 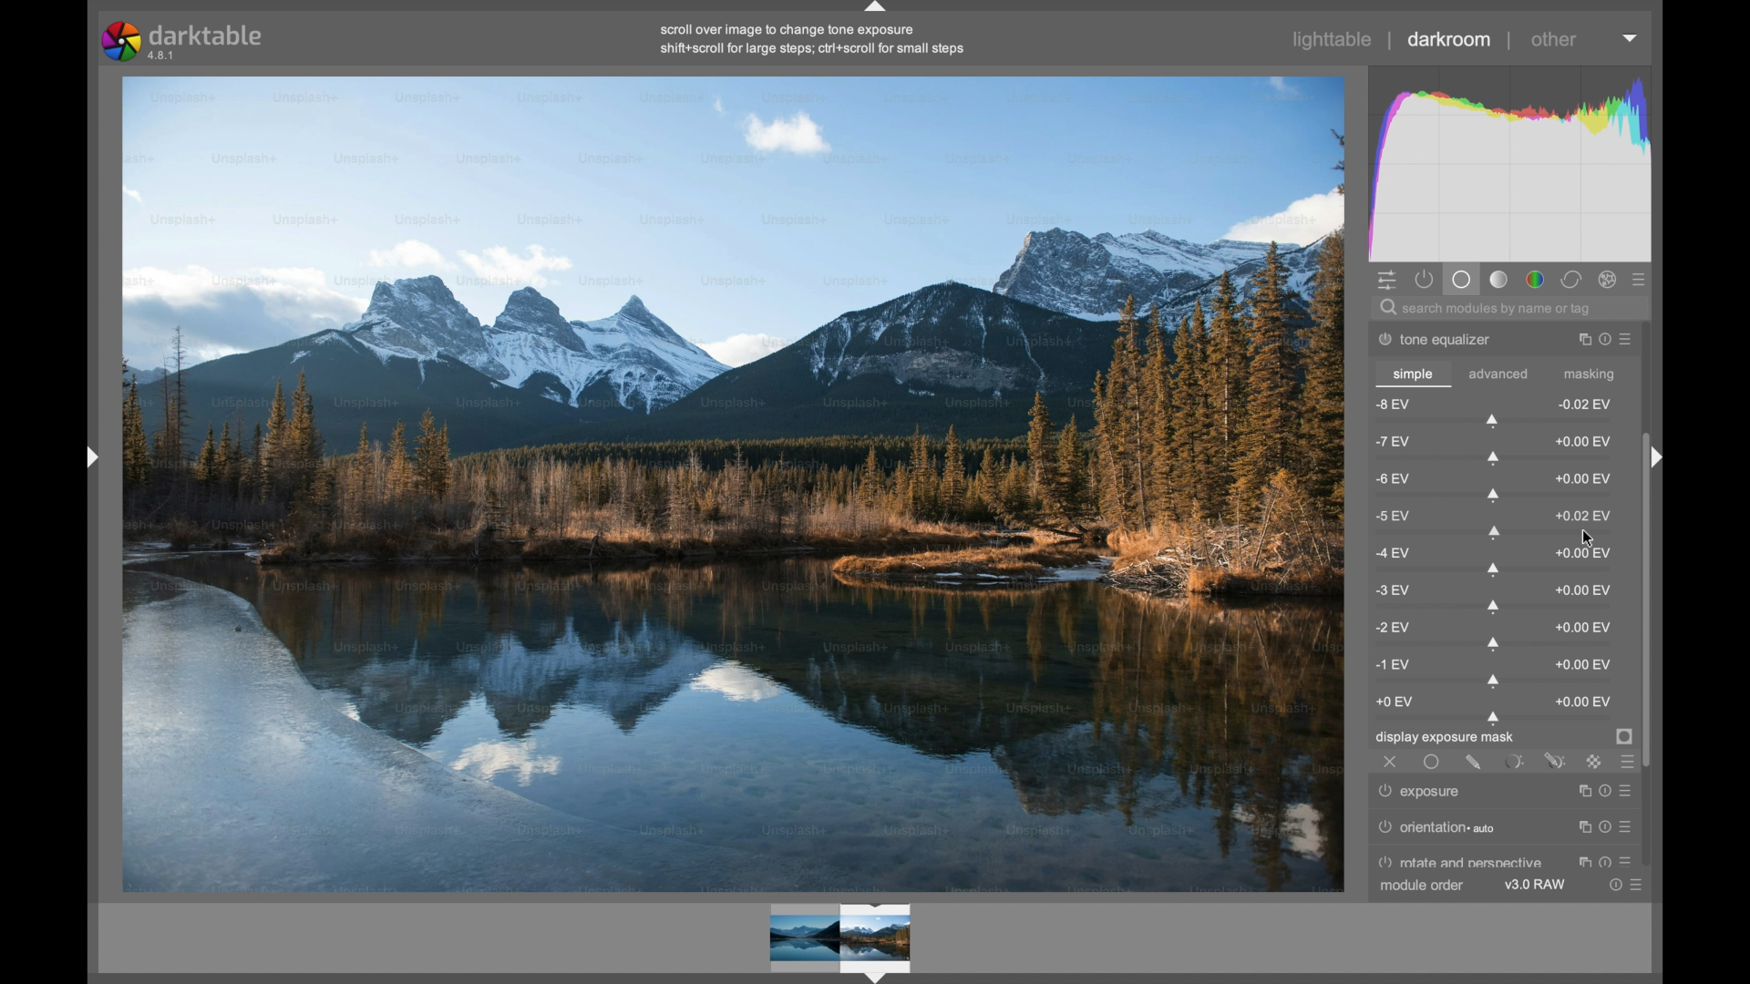 What do you see at coordinates (1394, 516) in the screenshot?
I see `-5 ev` at bounding box center [1394, 516].